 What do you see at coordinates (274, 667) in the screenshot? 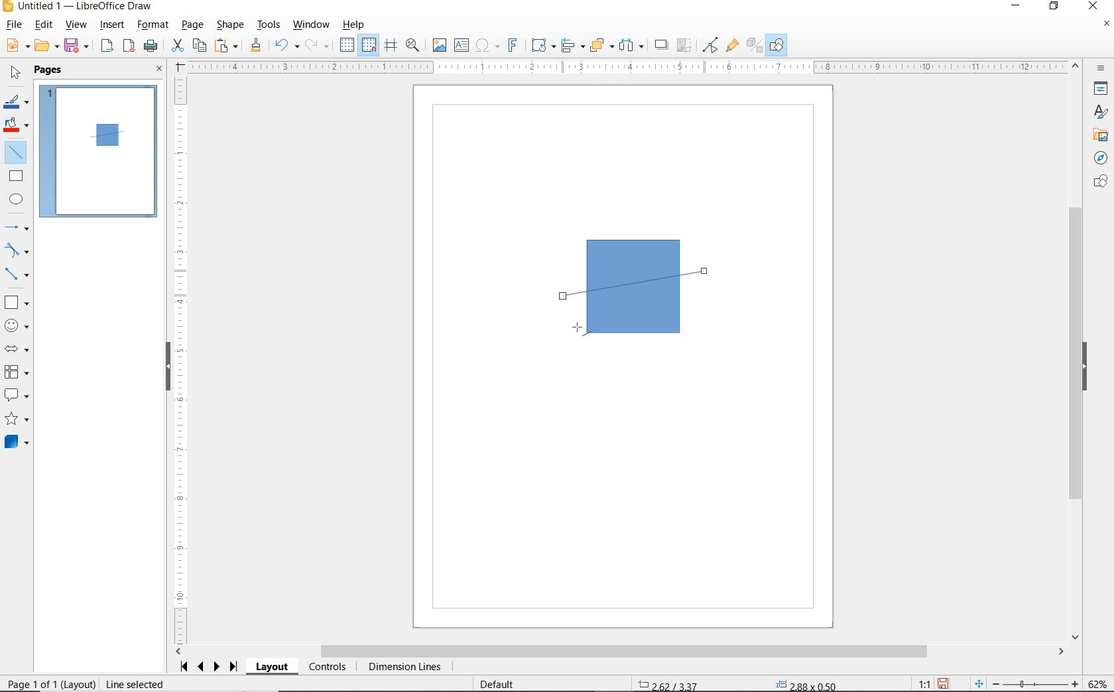
I see `LAYOUT` at bounding box center [274, 667].